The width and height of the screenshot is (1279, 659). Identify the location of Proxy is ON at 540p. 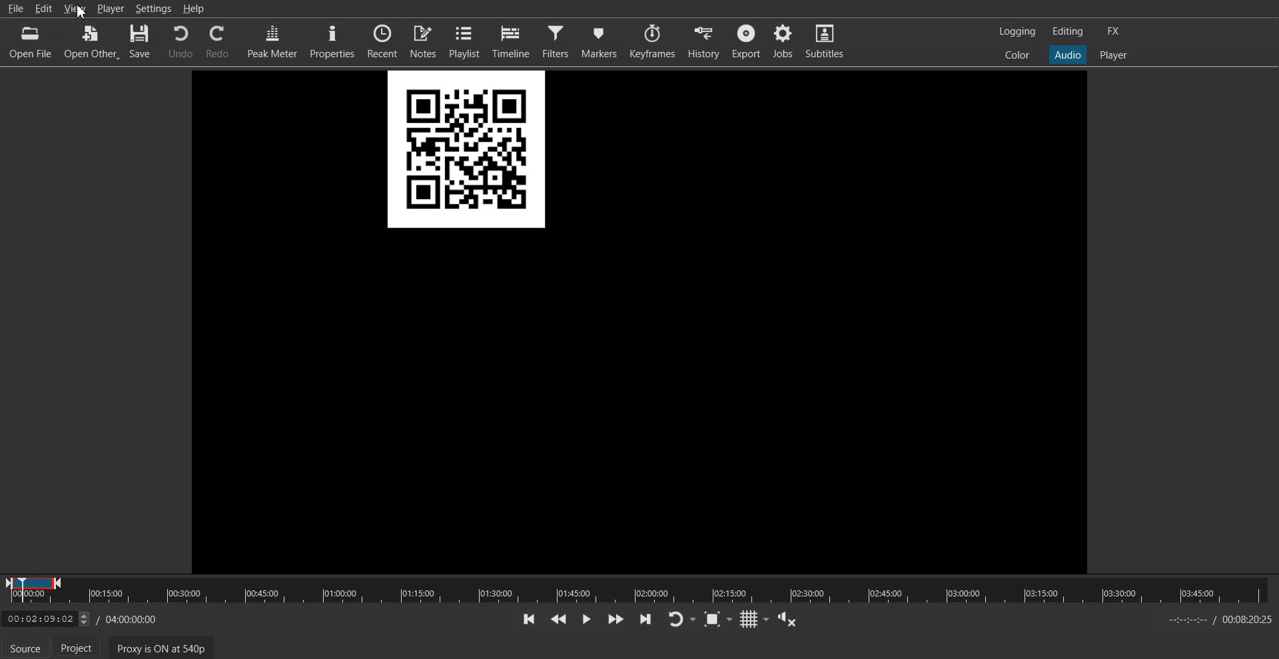
(161, 648).